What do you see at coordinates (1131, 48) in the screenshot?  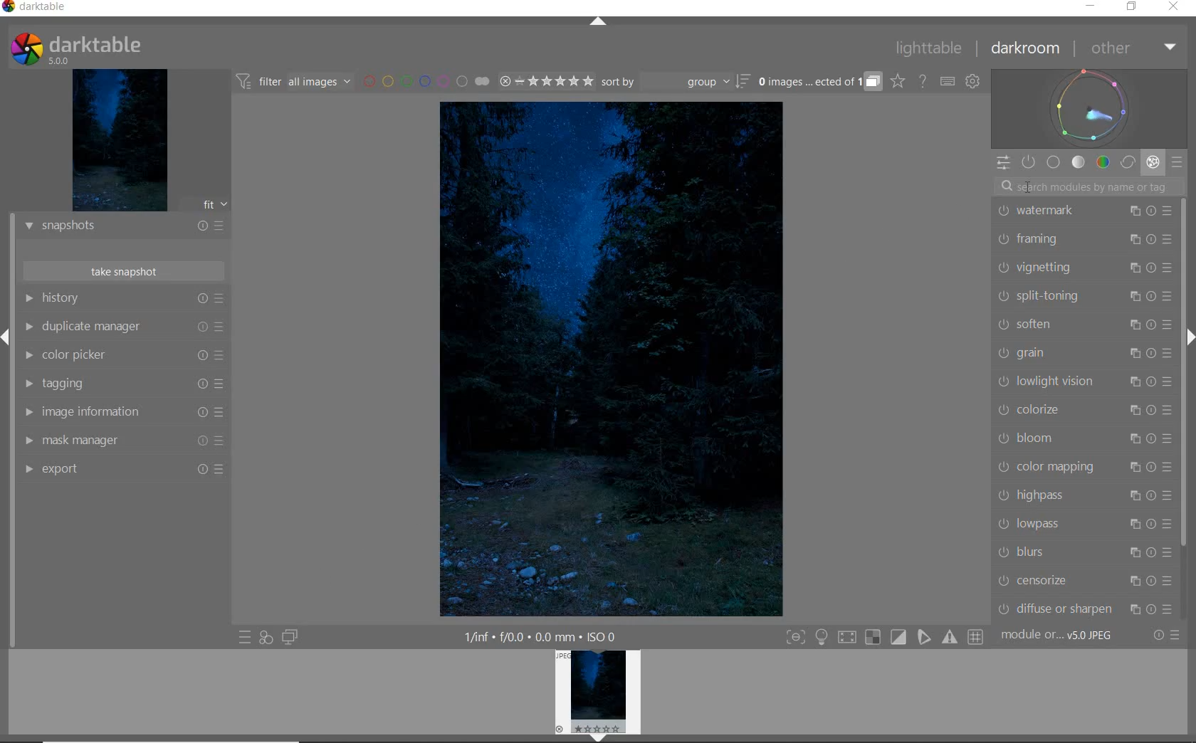 I see `OTHER` at bounding box center [1131, 48].